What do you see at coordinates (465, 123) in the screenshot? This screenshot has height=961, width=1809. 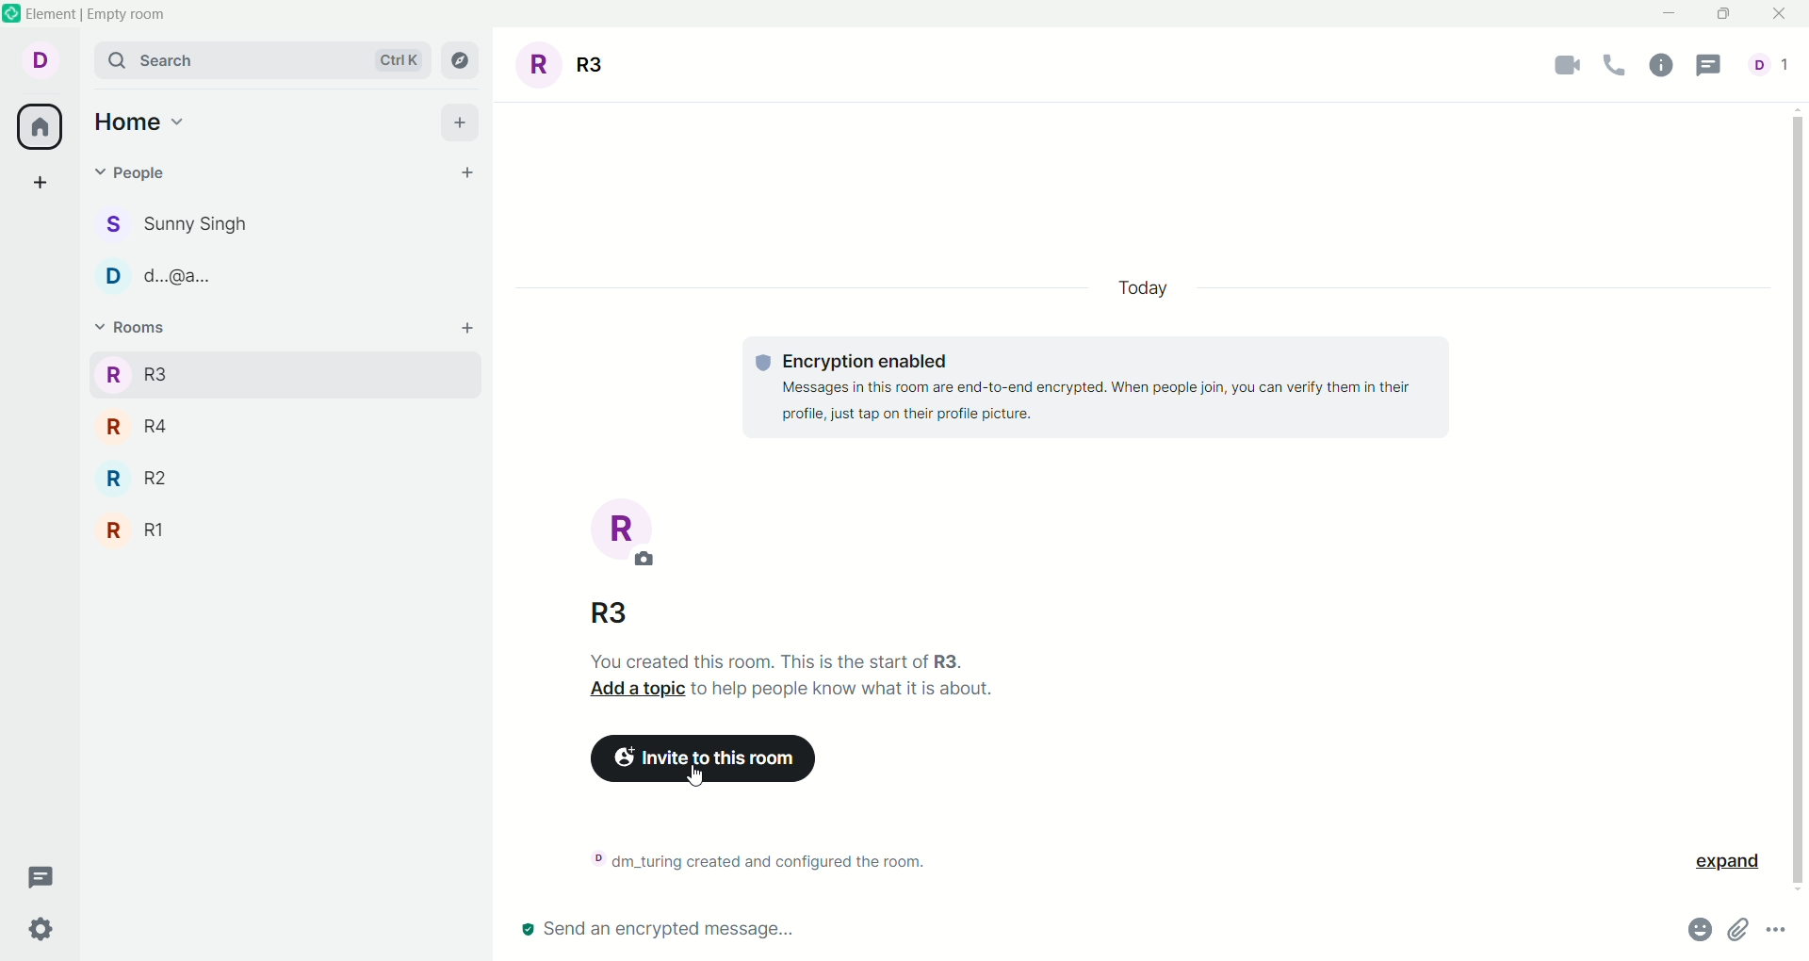 I see `add` at bounding box center [465, 123].